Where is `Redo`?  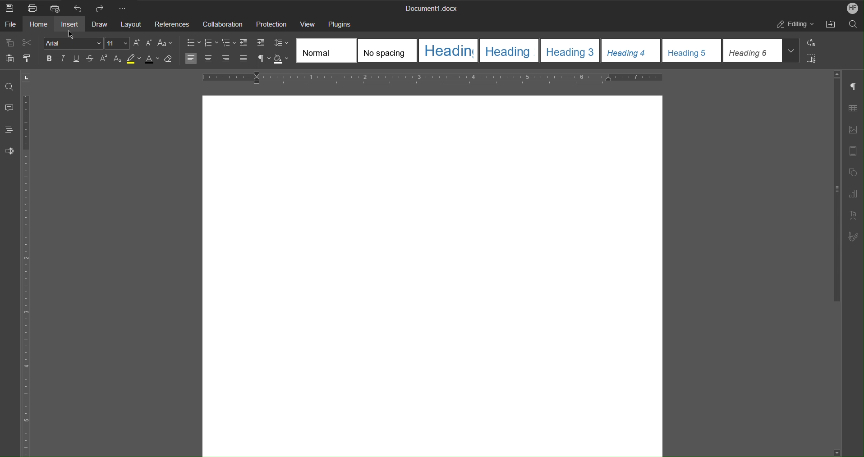
Redo is located at coordinates (101, 8).